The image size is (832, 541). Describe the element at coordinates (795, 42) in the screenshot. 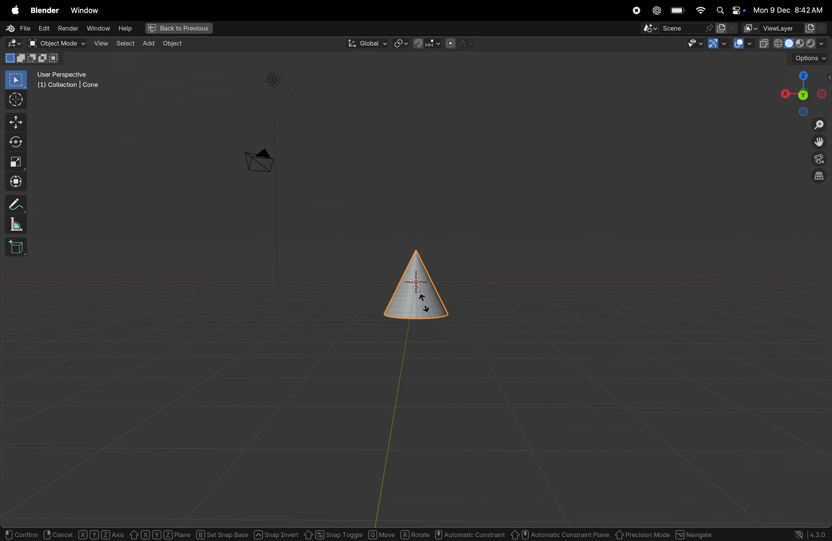

I see `view port shading` at that location.